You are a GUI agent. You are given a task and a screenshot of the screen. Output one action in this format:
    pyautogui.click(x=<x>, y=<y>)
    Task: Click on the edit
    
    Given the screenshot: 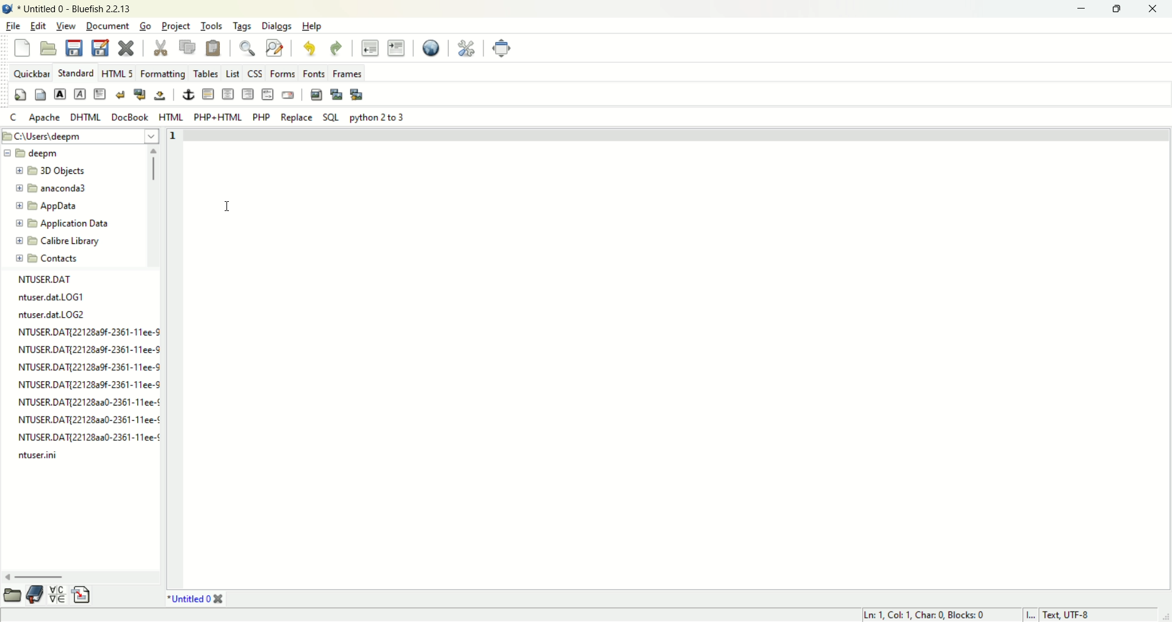 What is the action you would take?
    pyautogui.click(x=38, y=26)
    